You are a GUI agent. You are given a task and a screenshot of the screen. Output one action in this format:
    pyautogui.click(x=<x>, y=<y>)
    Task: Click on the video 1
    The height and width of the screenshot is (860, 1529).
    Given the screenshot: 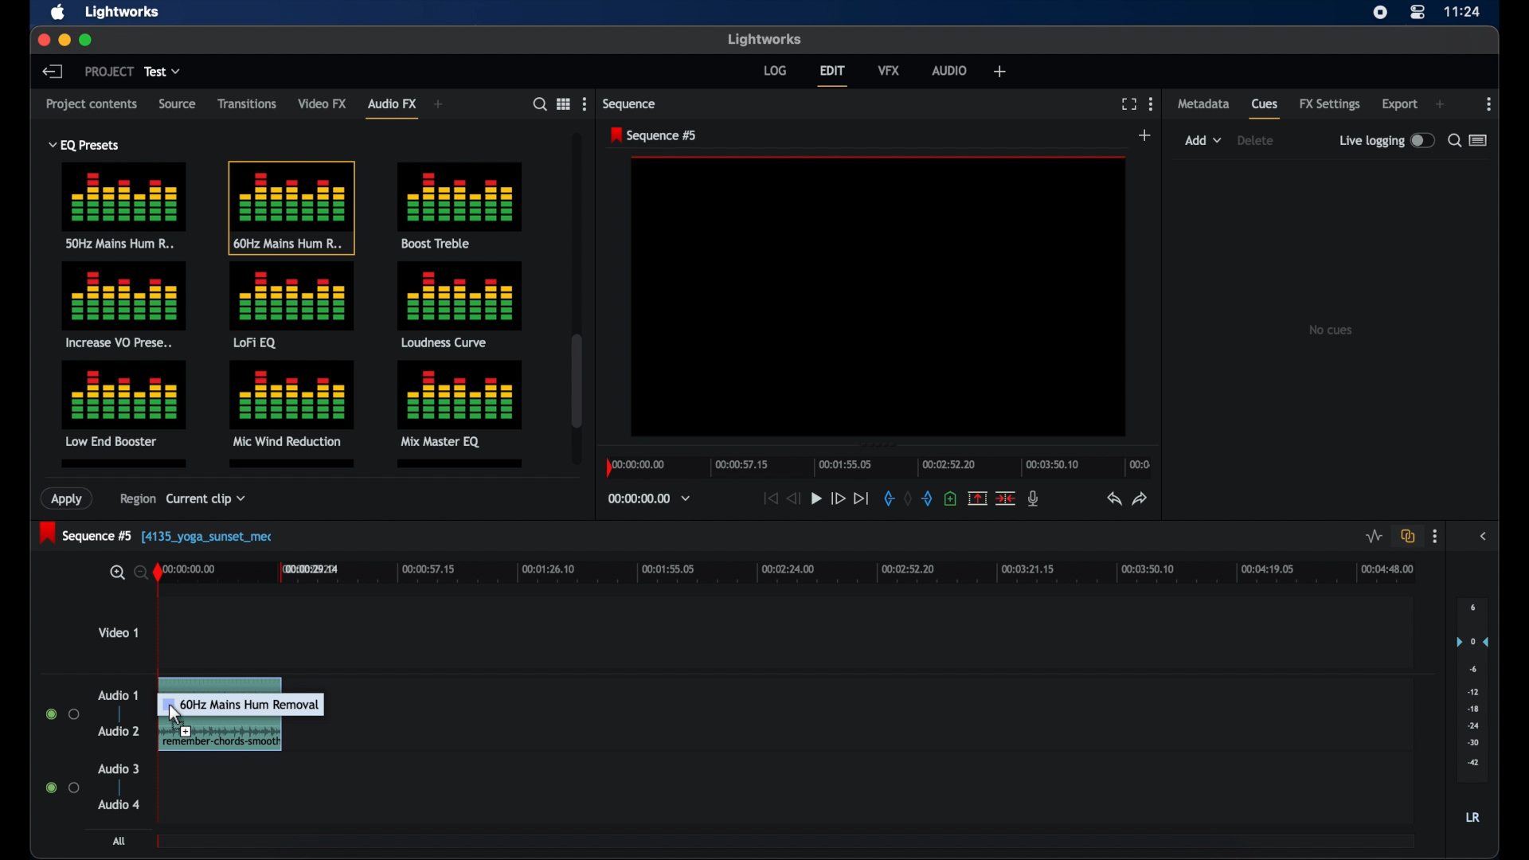 What is the action you would take?
    pyautogui.click(x=118, y=632)
    